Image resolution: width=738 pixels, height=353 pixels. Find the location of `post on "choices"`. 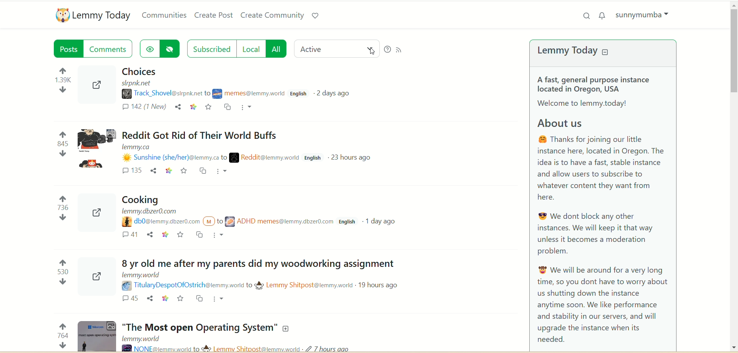

post on "choices" is located at coordinates (198, 82).